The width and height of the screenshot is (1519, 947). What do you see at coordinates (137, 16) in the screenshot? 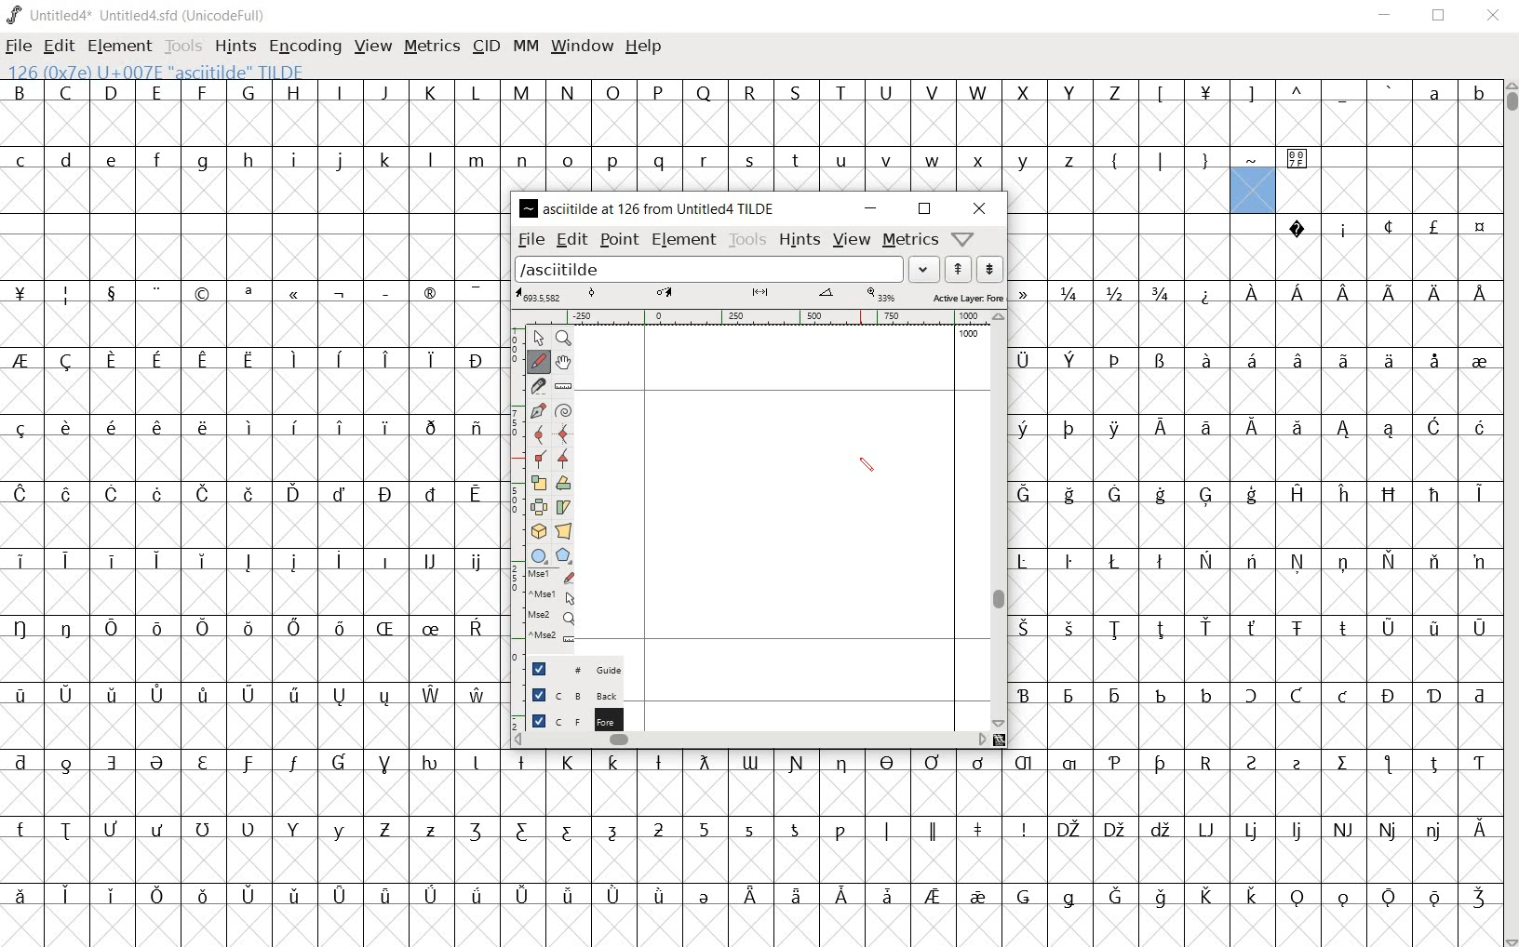
I see `Untitled4* Untitled4.sfd (UnicodeFull)` at bounding box center [137, 16].